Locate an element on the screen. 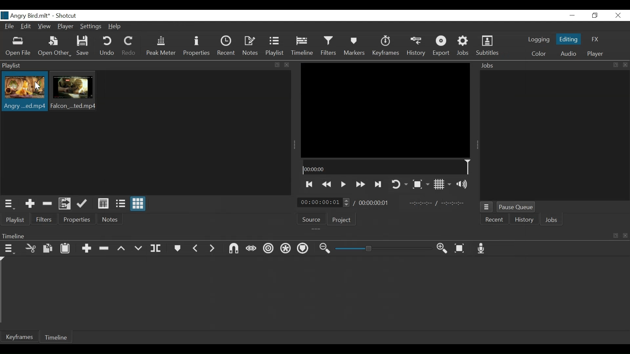 This screenshot has width=630, height=354. Zoom slider is located at coordinates (384, 248).